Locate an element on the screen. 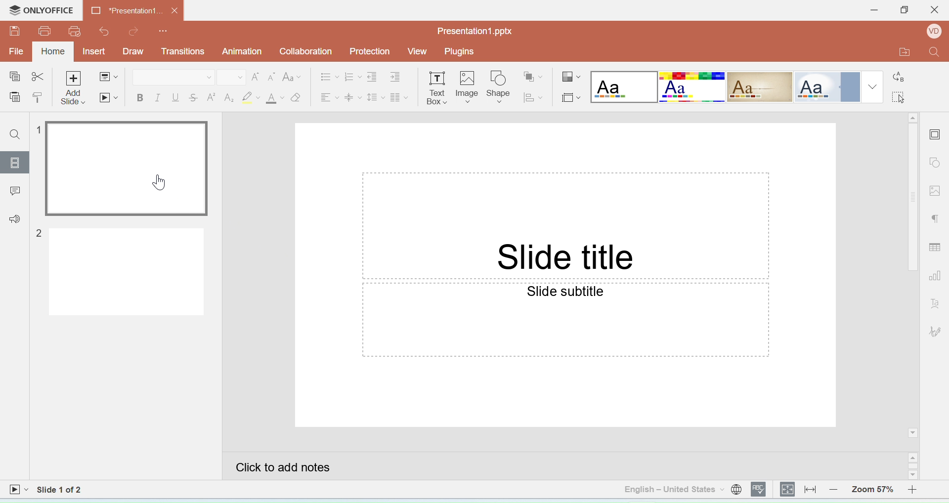 The width and height of the screenshot is (949, 503). Transitions is located at coordinates (183, 51).